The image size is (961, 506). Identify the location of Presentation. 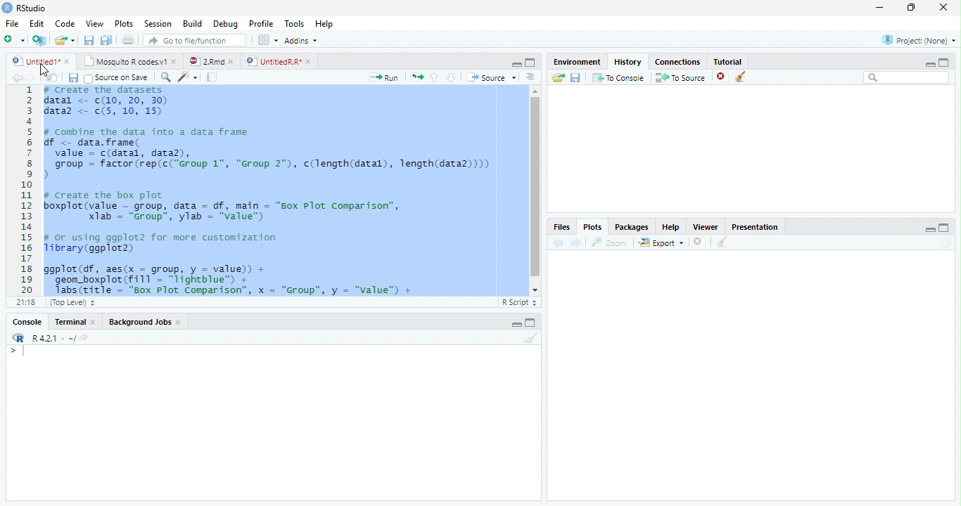
(754, 227).